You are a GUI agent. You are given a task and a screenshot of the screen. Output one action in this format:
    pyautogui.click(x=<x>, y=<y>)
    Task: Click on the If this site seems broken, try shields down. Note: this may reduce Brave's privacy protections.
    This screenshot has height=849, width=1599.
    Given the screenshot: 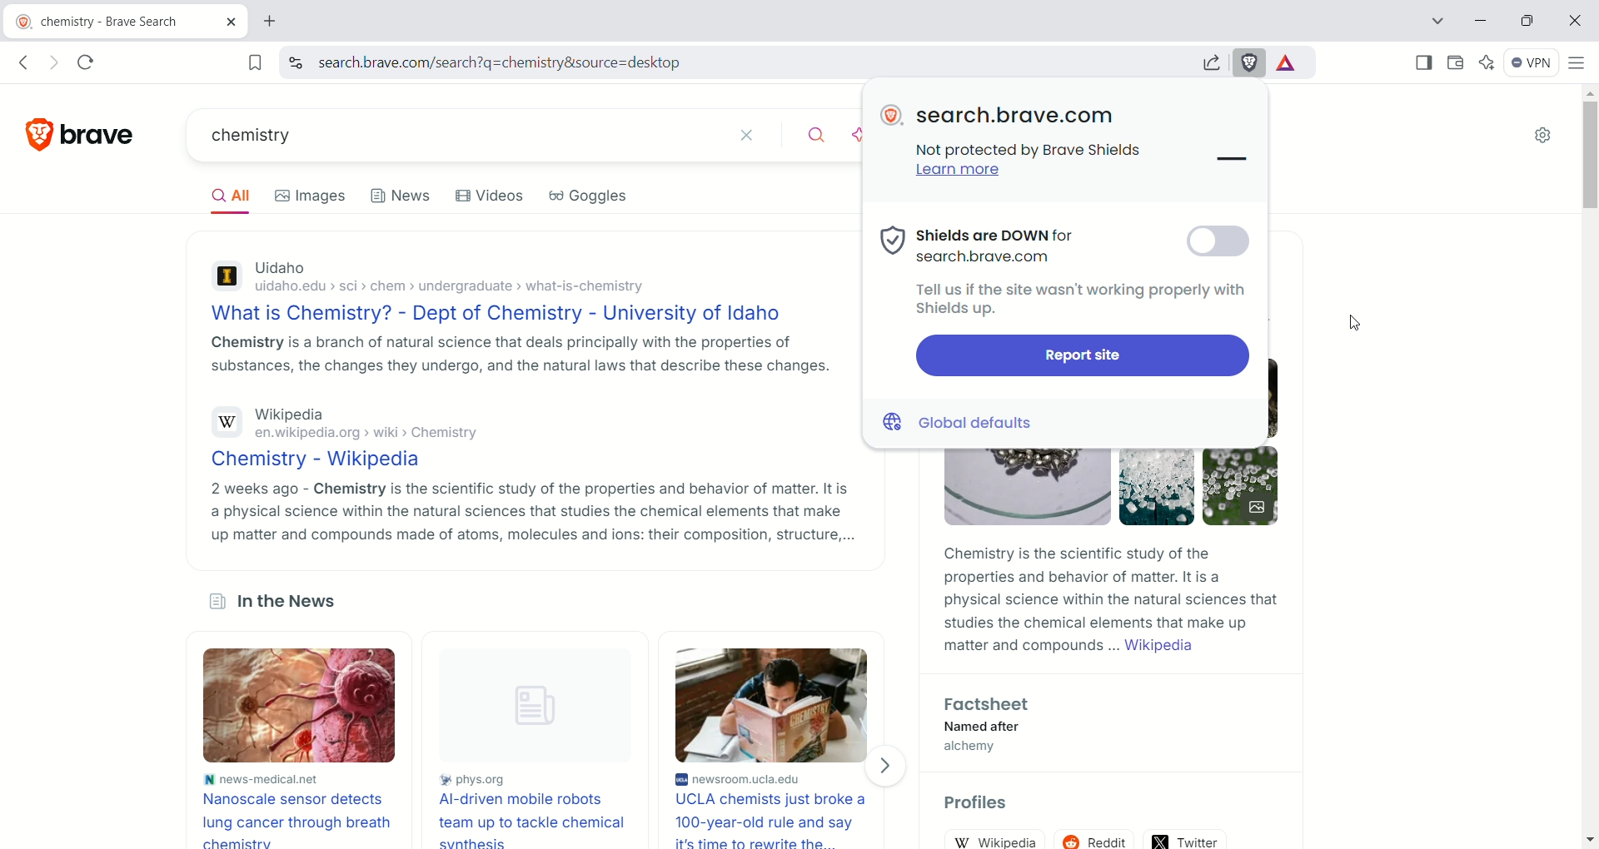 What is the action you would take?
    pyautogui.click(x=1071, y=300)
    